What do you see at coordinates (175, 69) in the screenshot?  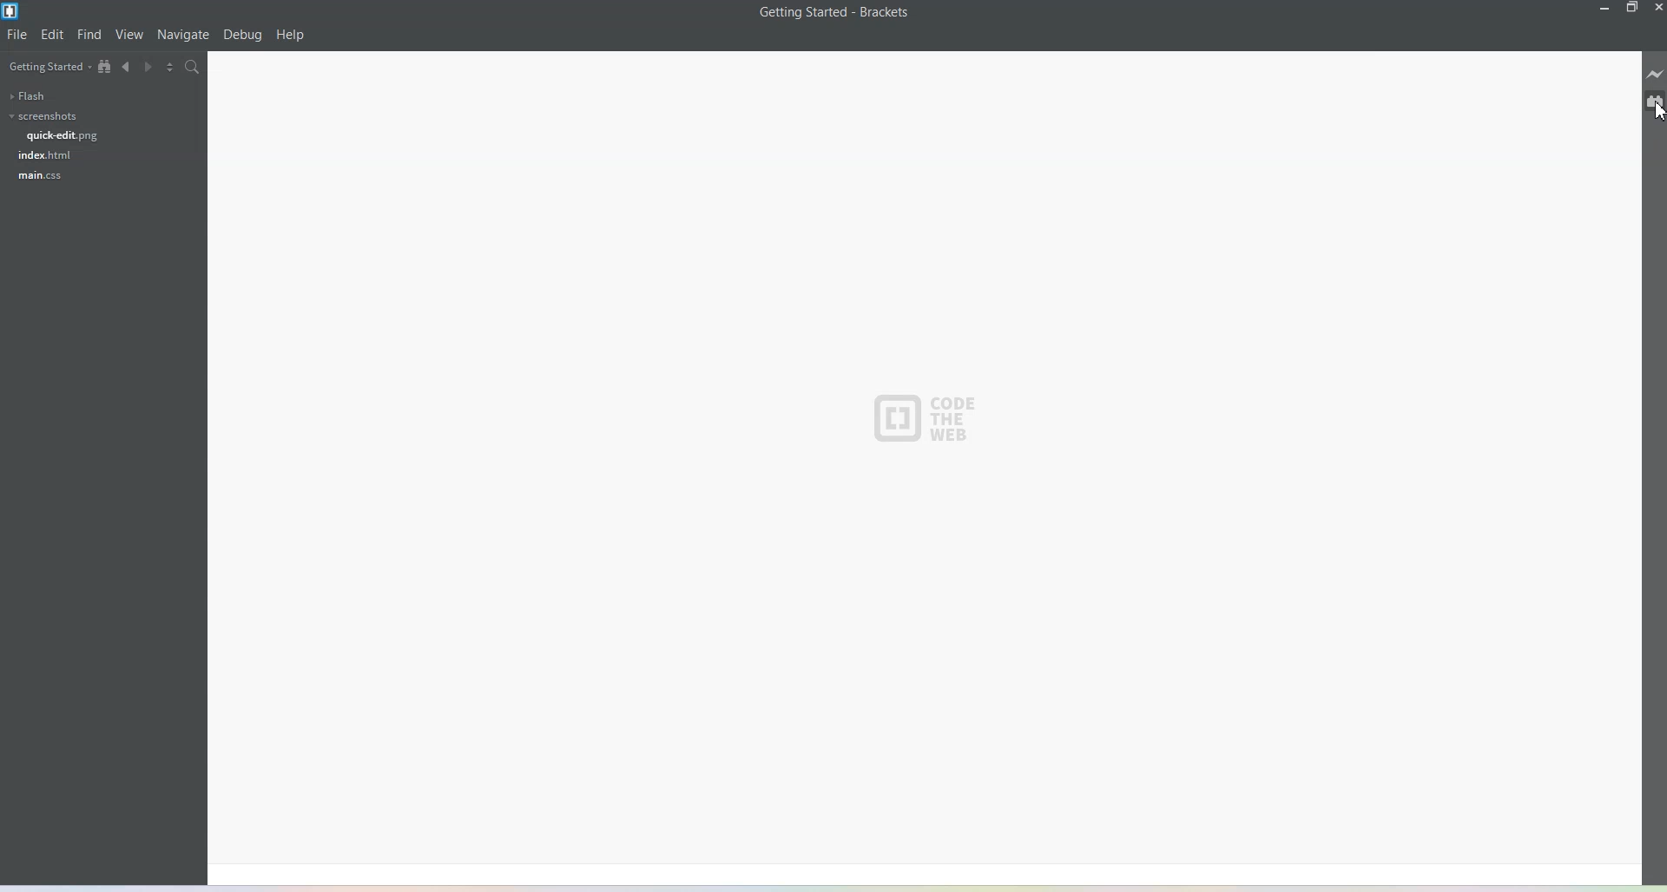 I see `Split the editor vertically or Horizontally` at bounding box center [175, 69].